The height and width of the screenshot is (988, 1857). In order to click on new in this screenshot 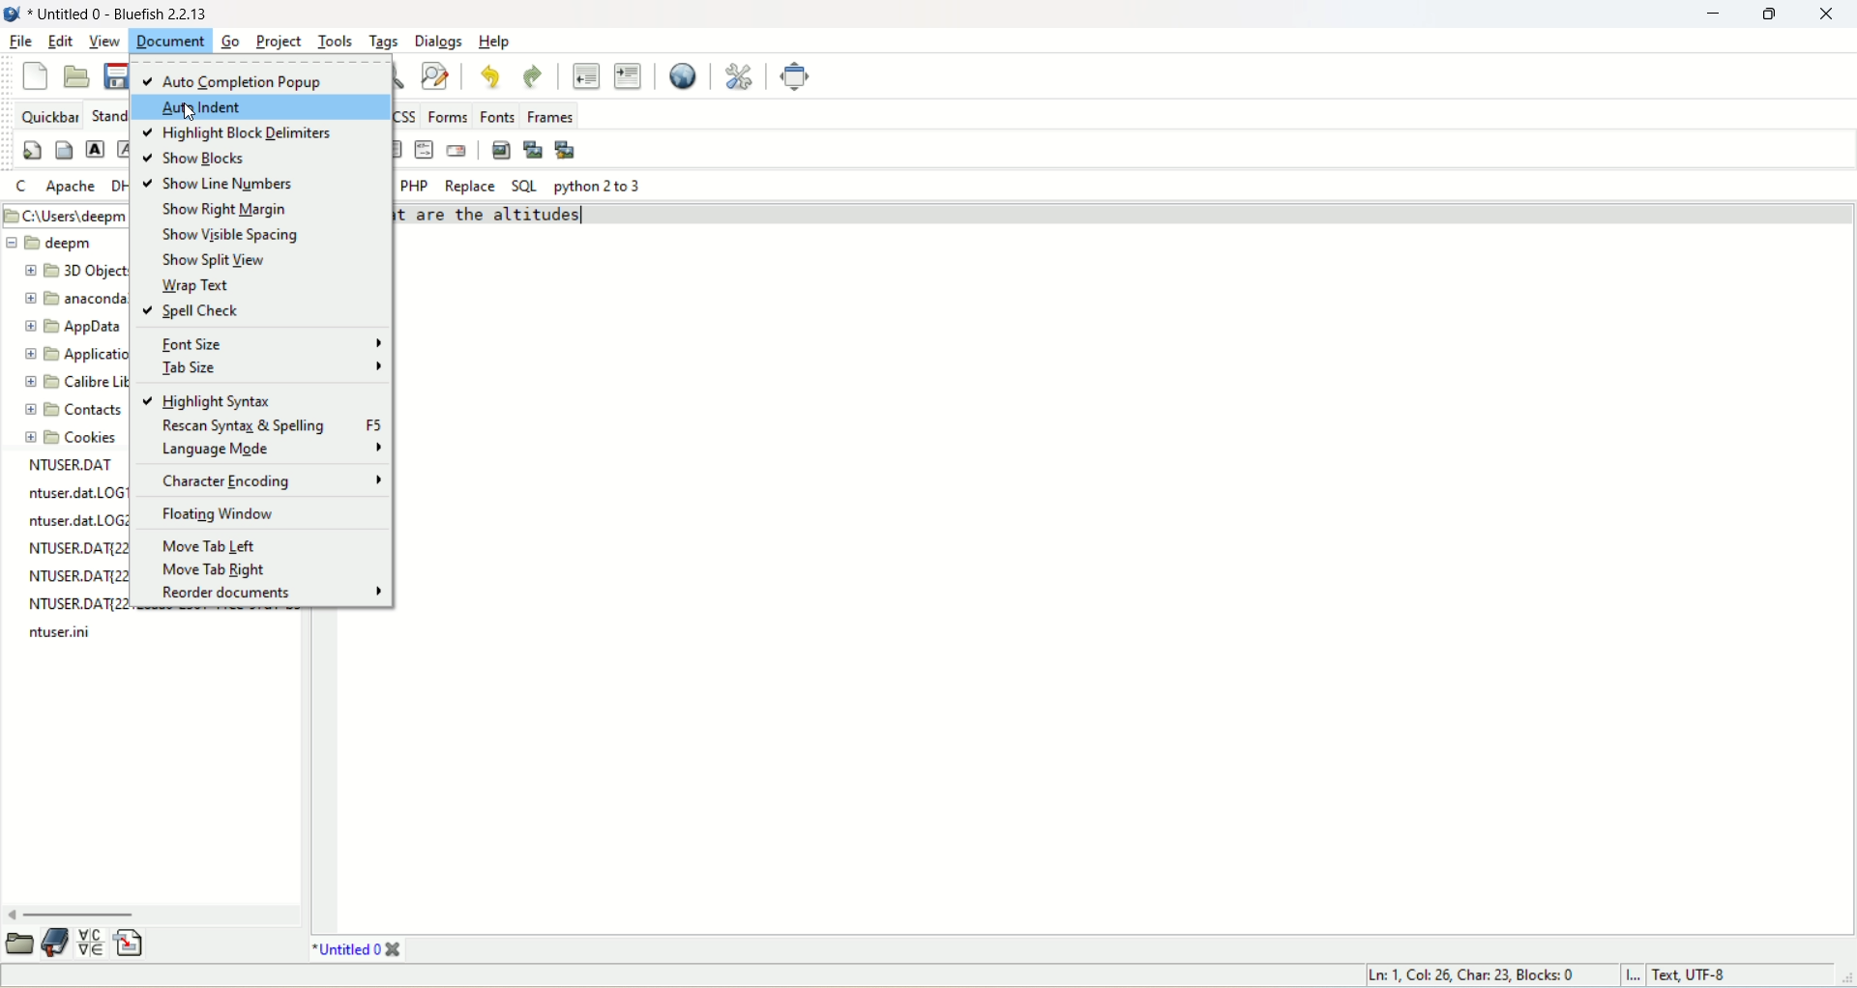, I will do `click(34, 76)`.